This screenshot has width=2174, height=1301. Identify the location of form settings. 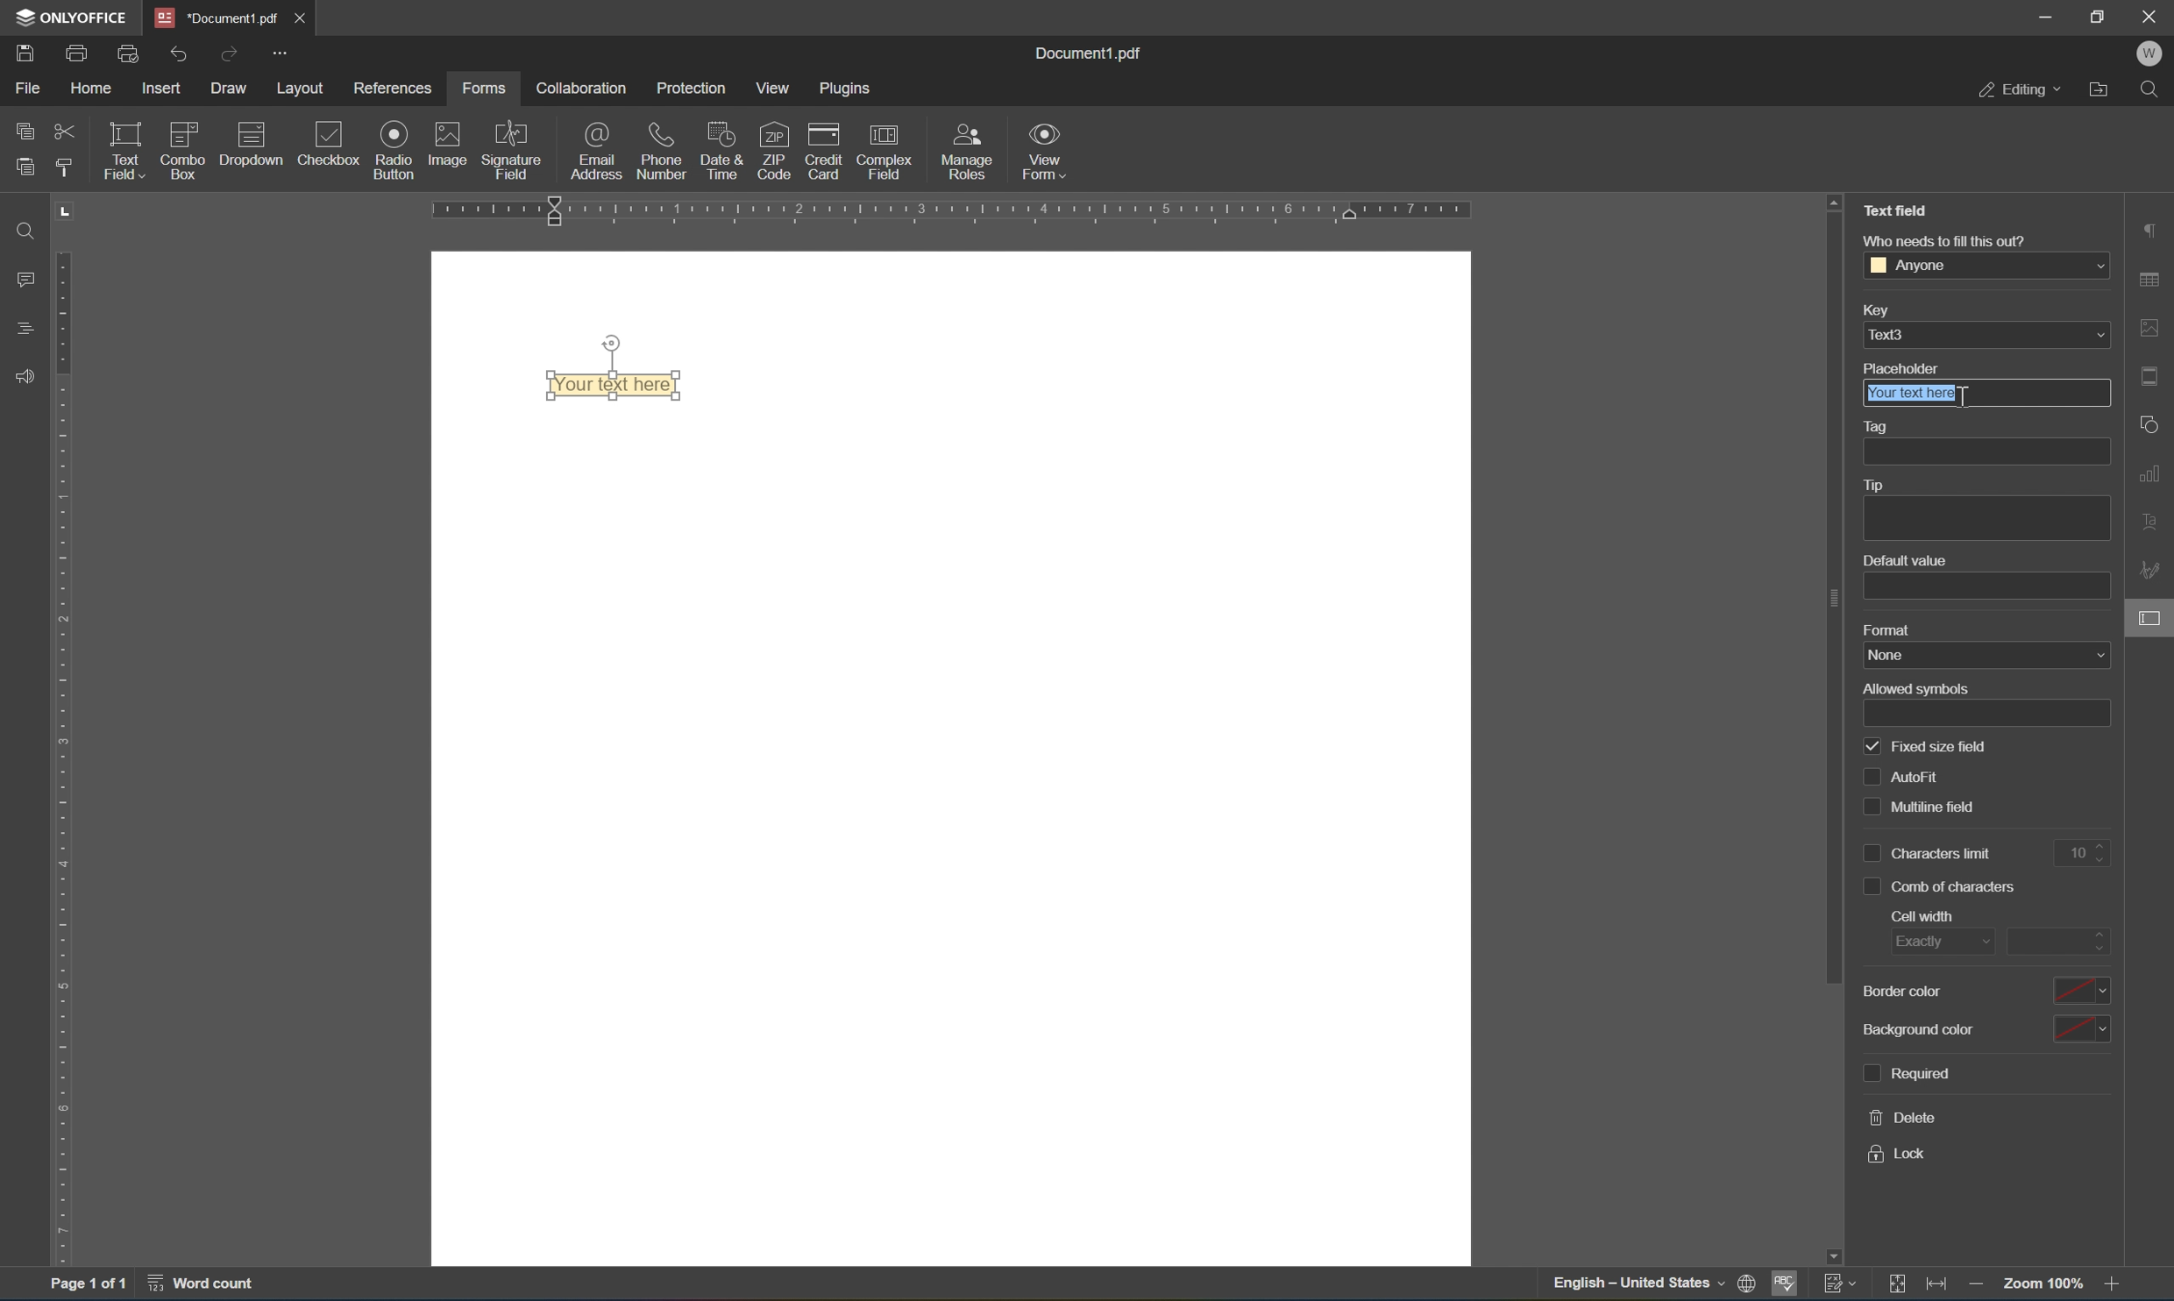
(2155, 615).